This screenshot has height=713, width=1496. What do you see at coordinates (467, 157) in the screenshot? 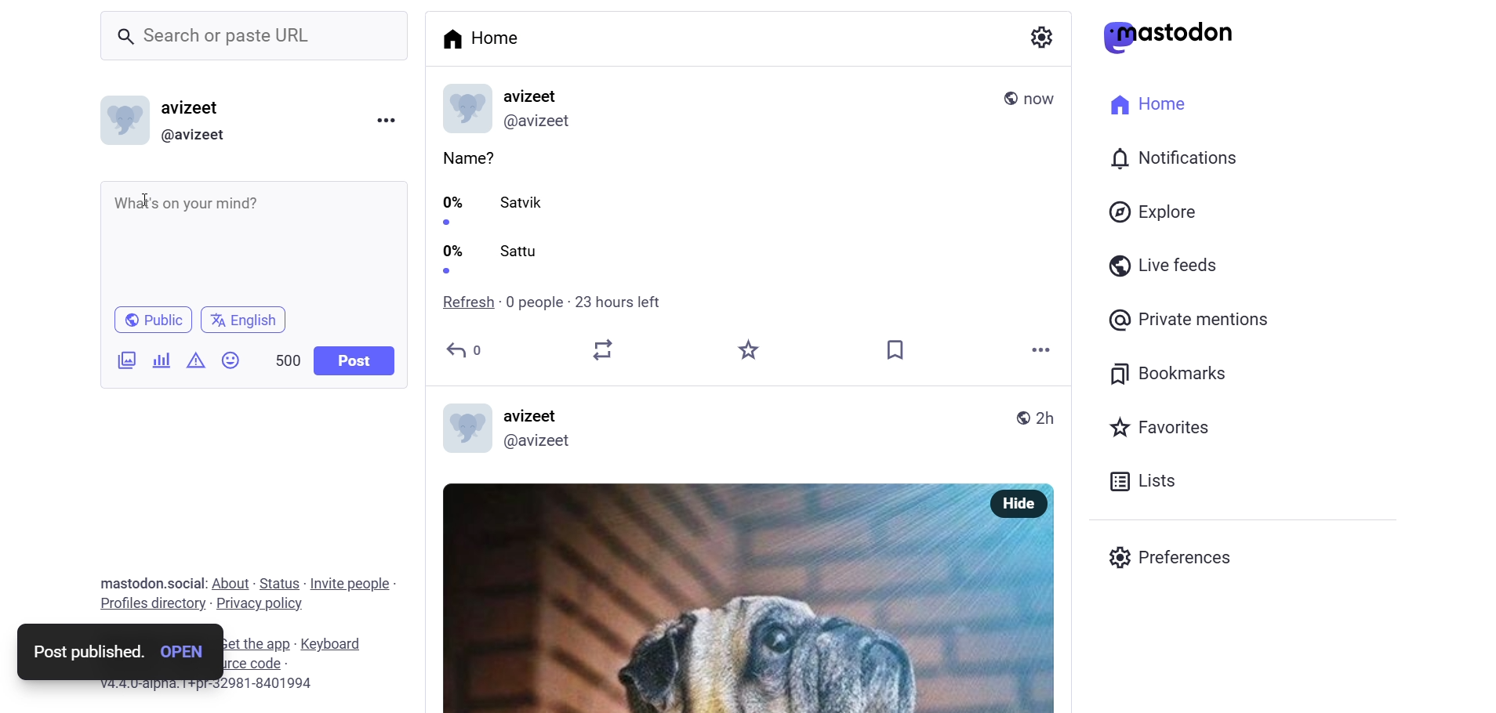
I see `question` at bounding box center [467, 157].